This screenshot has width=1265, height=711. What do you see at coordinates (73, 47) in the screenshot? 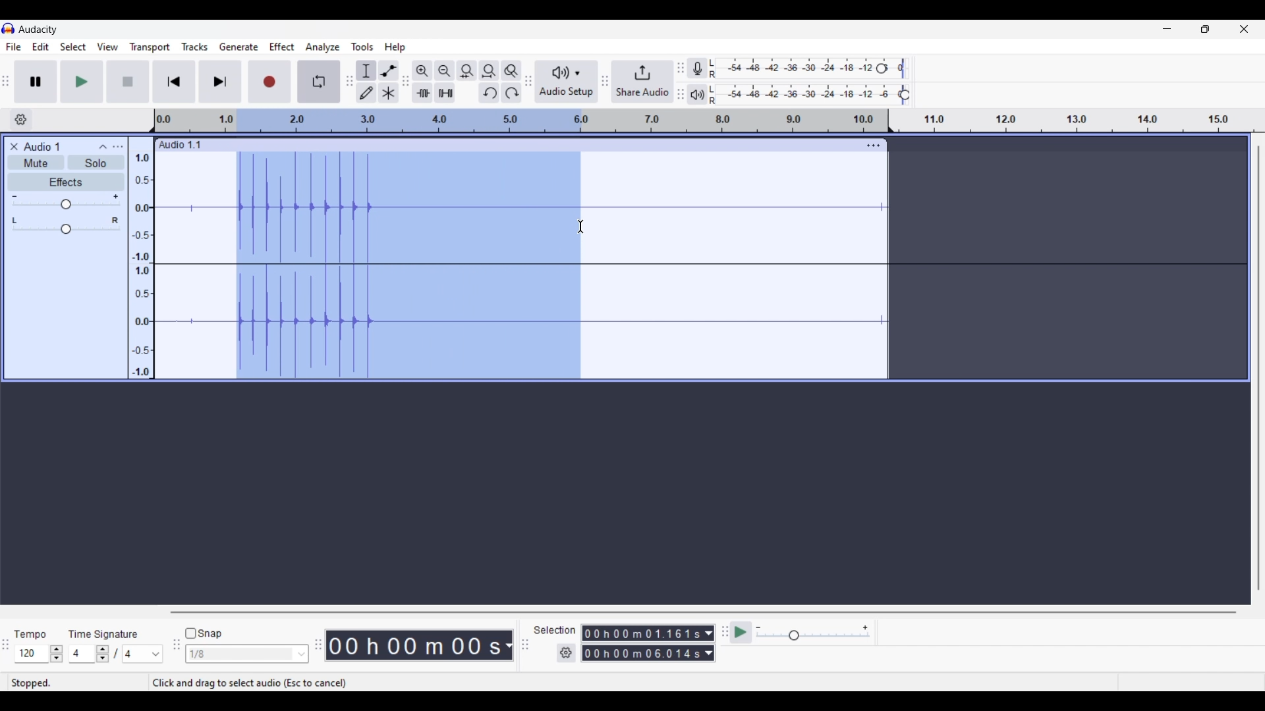
I see `Select menu` at bounding box center [73, 47].